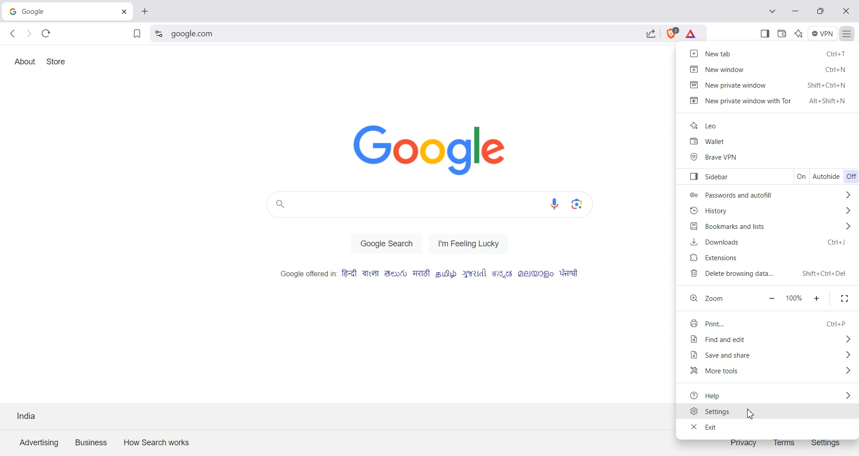  What do you see at coordinates (92, 441) in the screenshot?
I see `Business` at bounding box center [92, 441].